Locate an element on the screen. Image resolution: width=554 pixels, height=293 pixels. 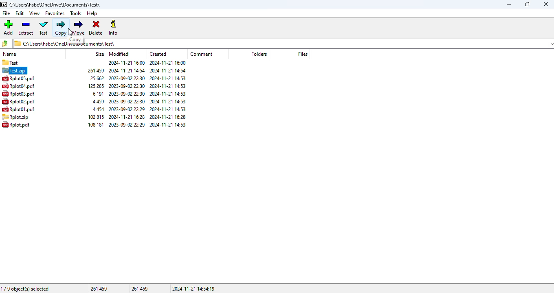
2024-11-21 14:54:19 is located at coordinates (193, 289).